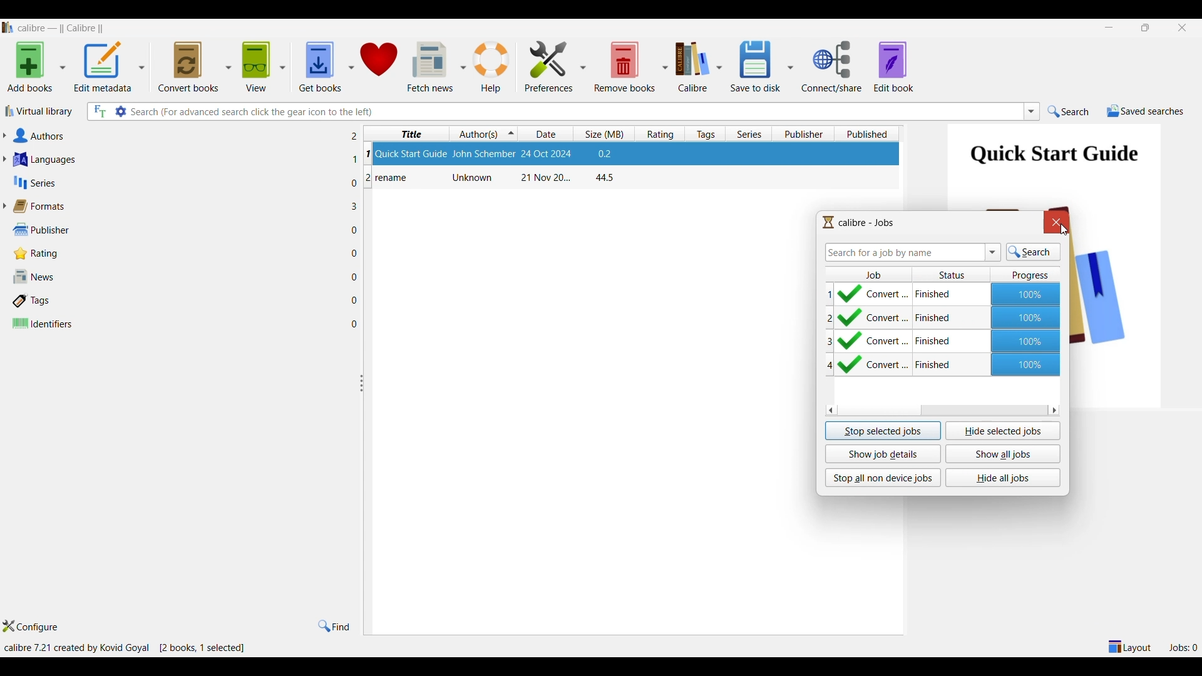  Describe the element at coordinates (1068, 111) in the screenshot. I see `Search` at that location.